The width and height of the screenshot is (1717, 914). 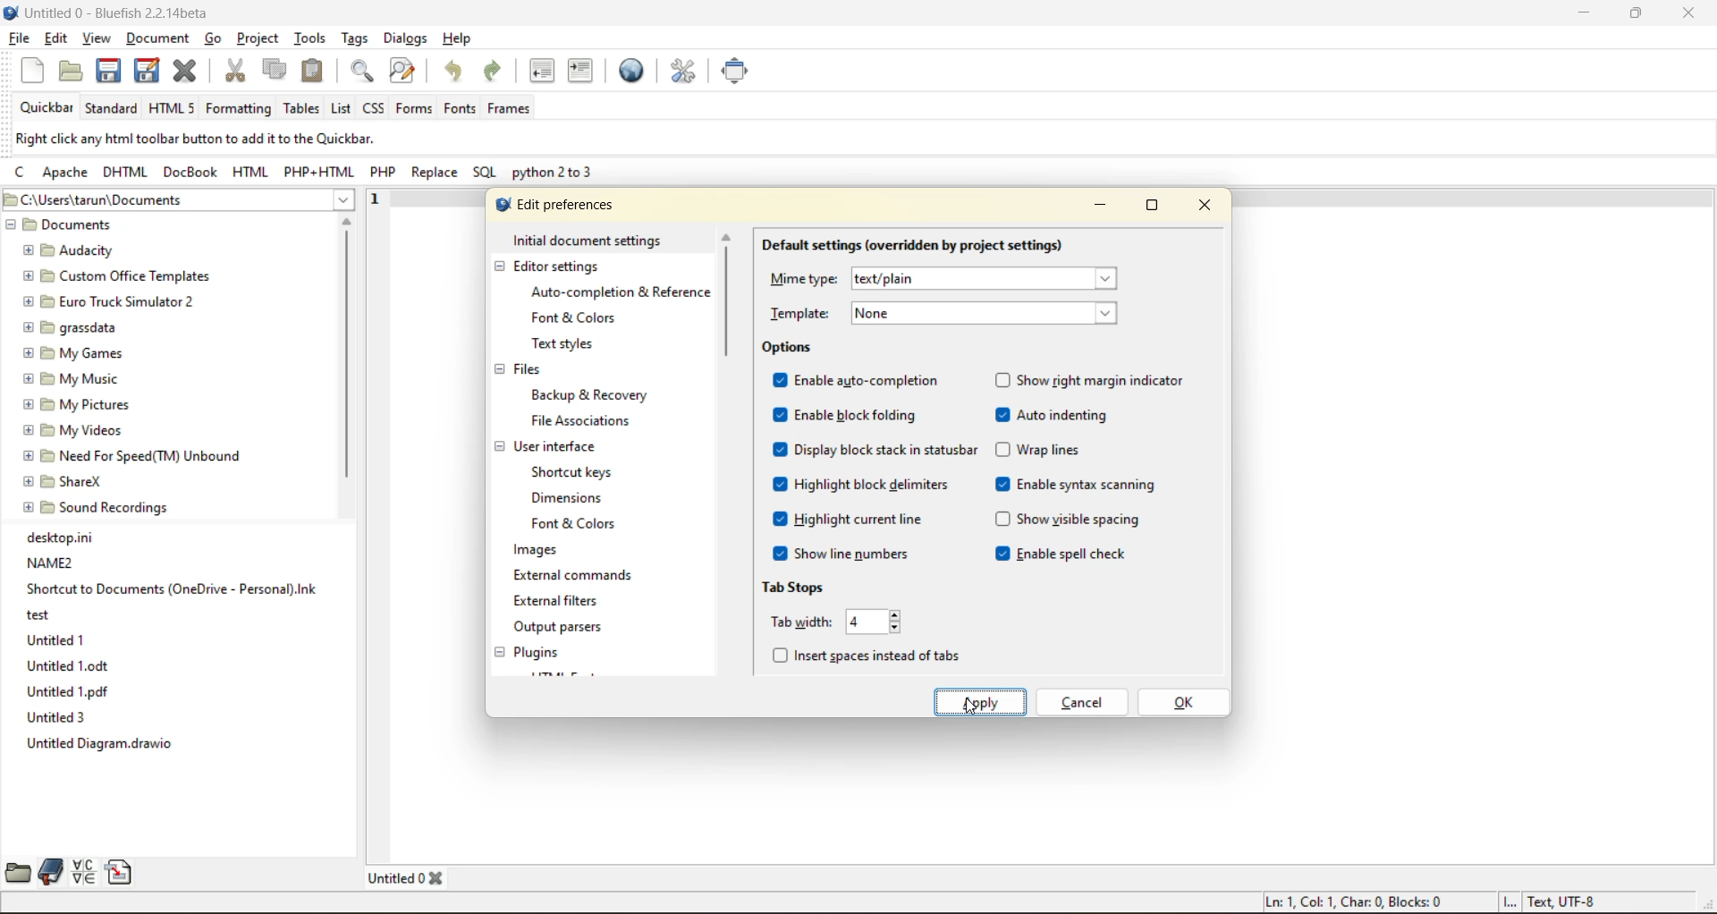 I want to click on sql, so click(x=486, y=174).